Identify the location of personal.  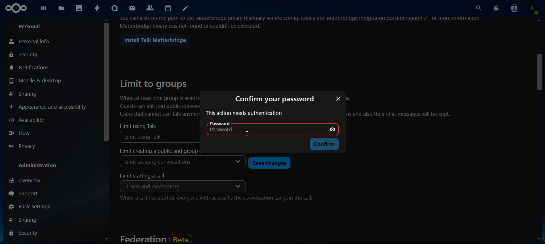
(31, 27).